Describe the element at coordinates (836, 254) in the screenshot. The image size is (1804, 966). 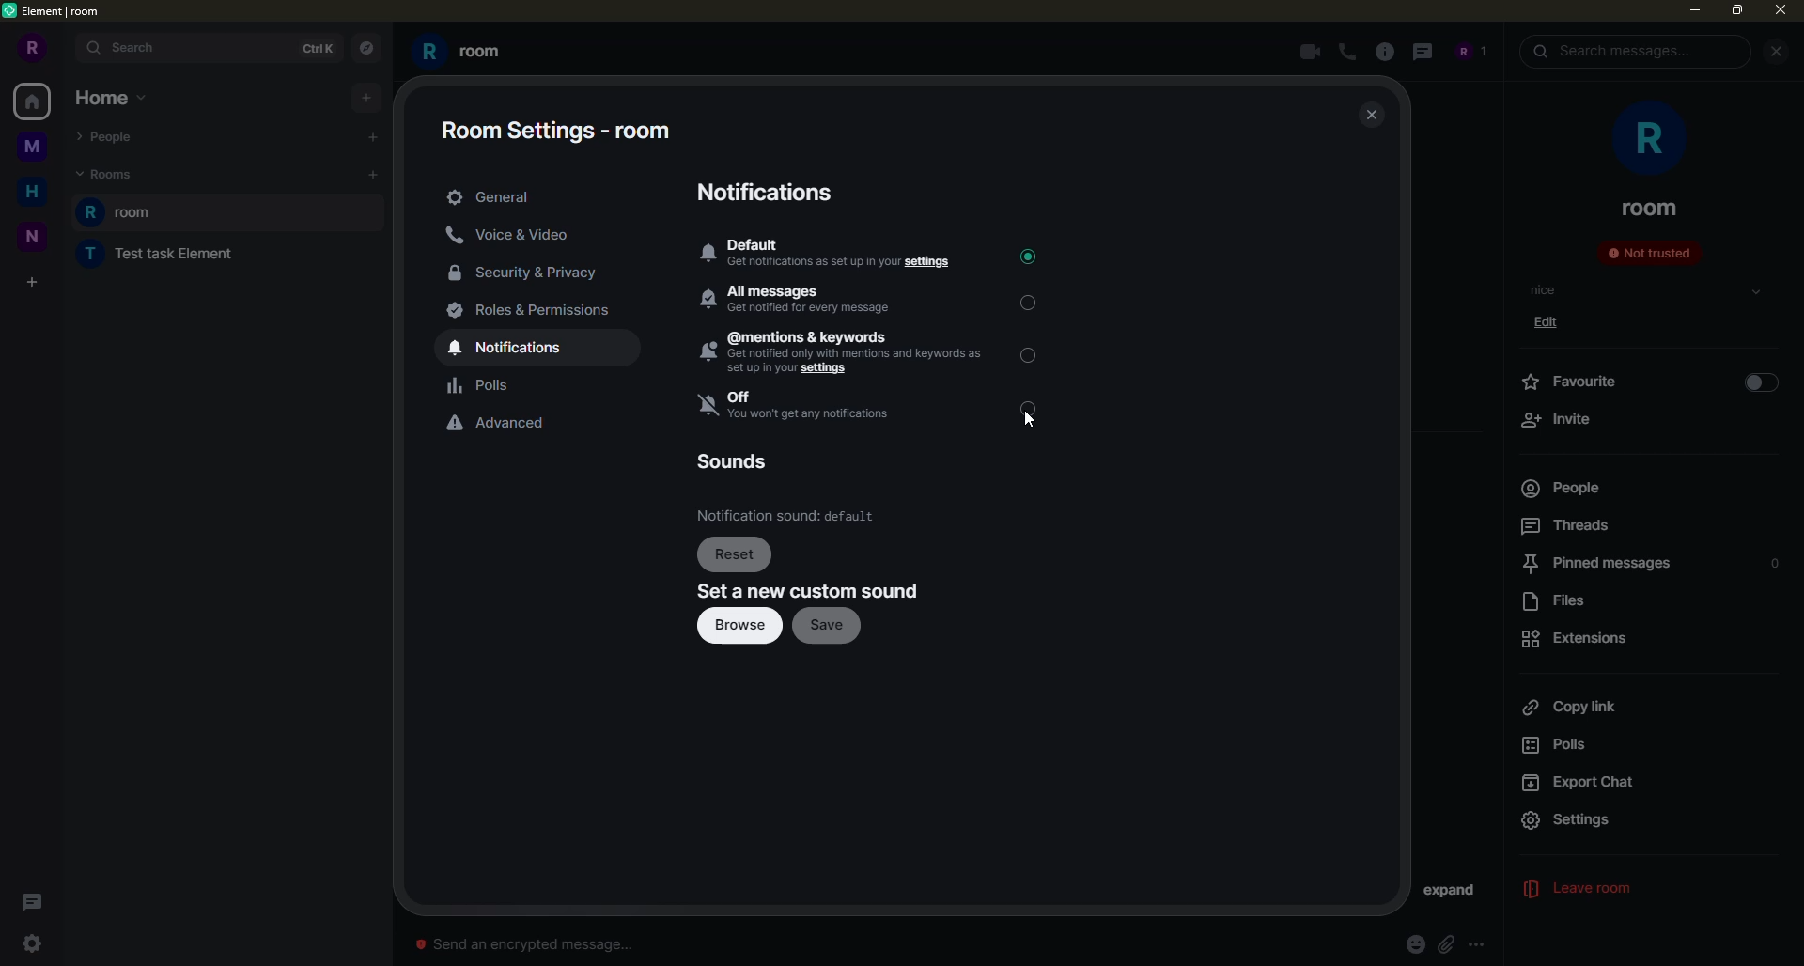
I see `default` at that location.